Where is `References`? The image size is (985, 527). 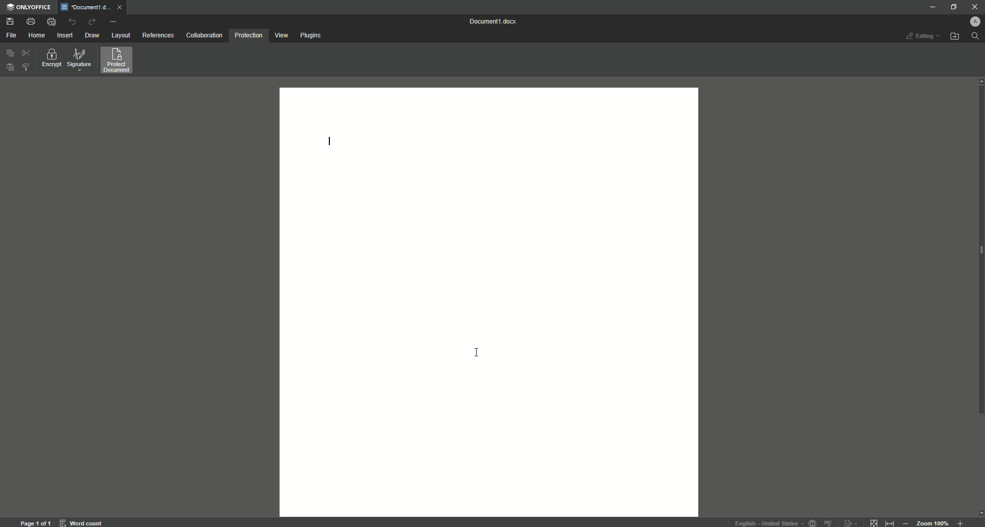 References is located at coordinates (157, 35).